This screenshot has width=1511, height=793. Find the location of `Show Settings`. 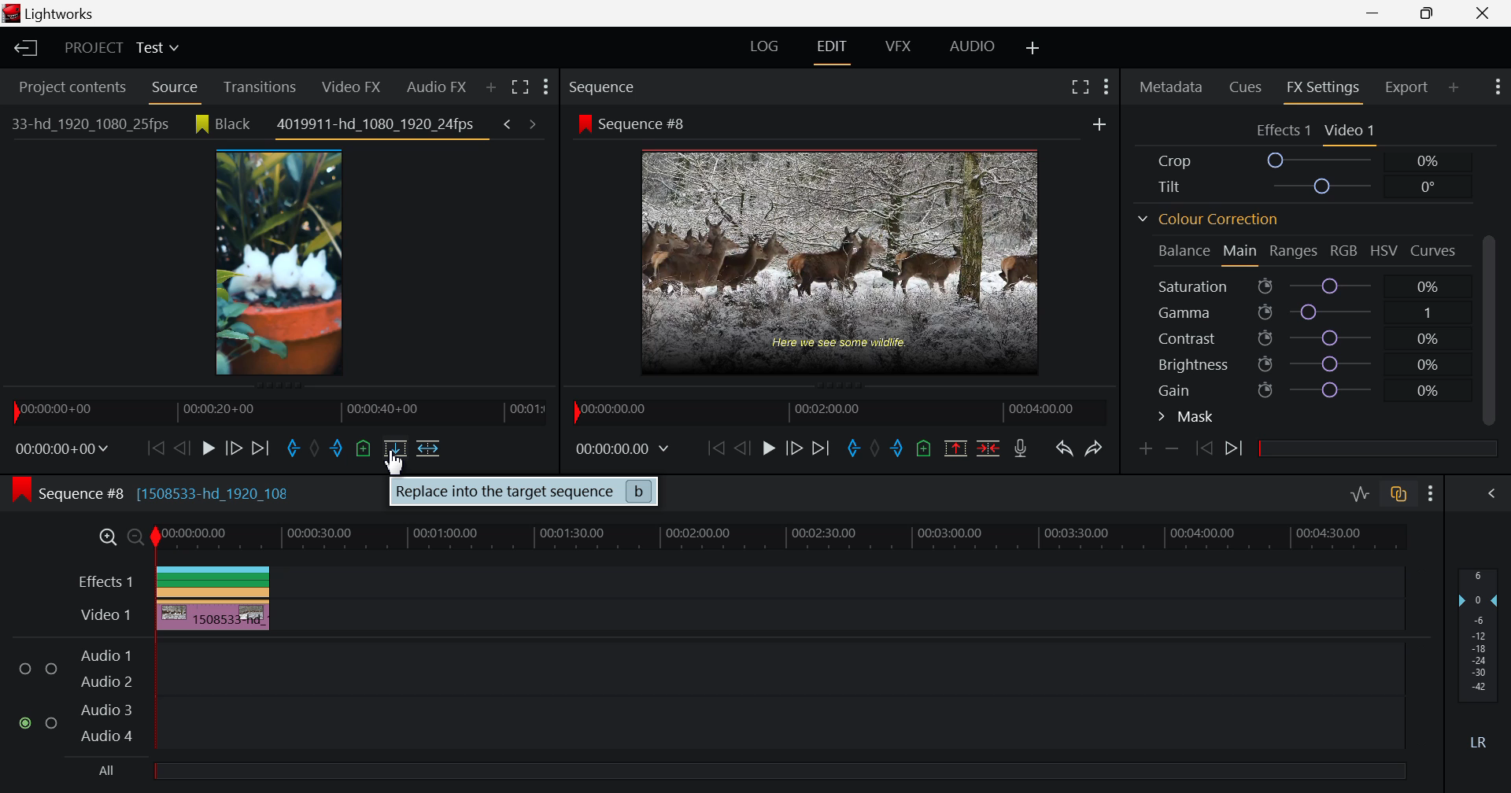

Show Settings is located at coordinates (1495, 87).